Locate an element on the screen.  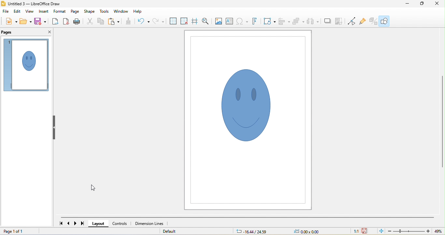
pages is located at coordinates (8, 32).